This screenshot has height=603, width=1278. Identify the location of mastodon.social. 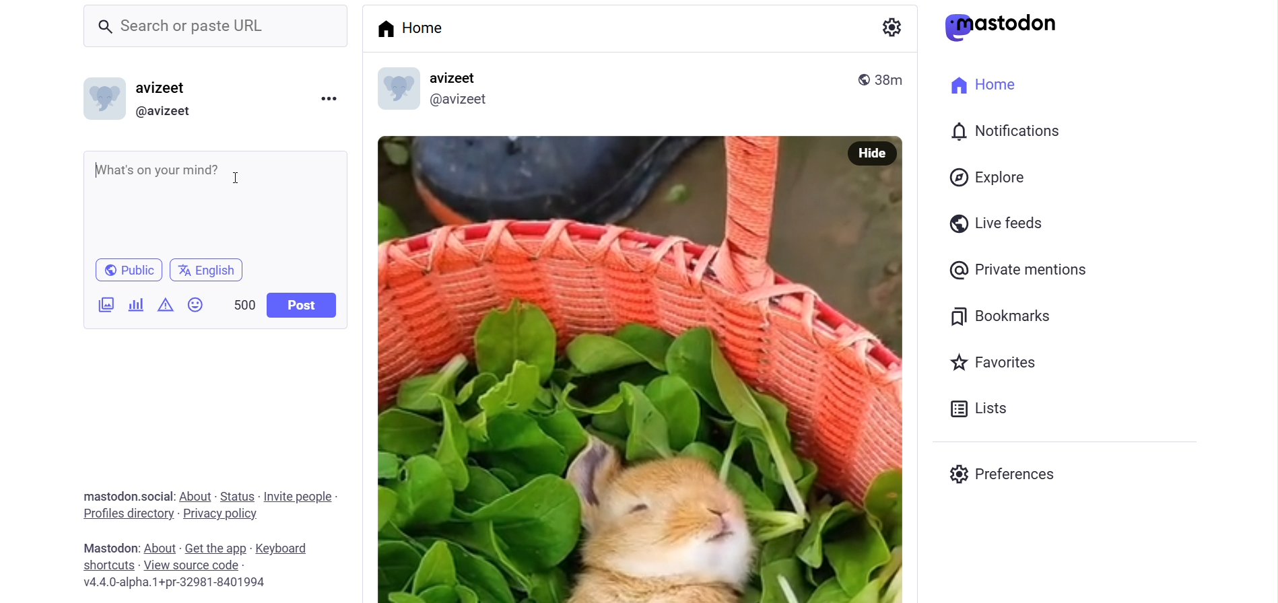
(129, 494).